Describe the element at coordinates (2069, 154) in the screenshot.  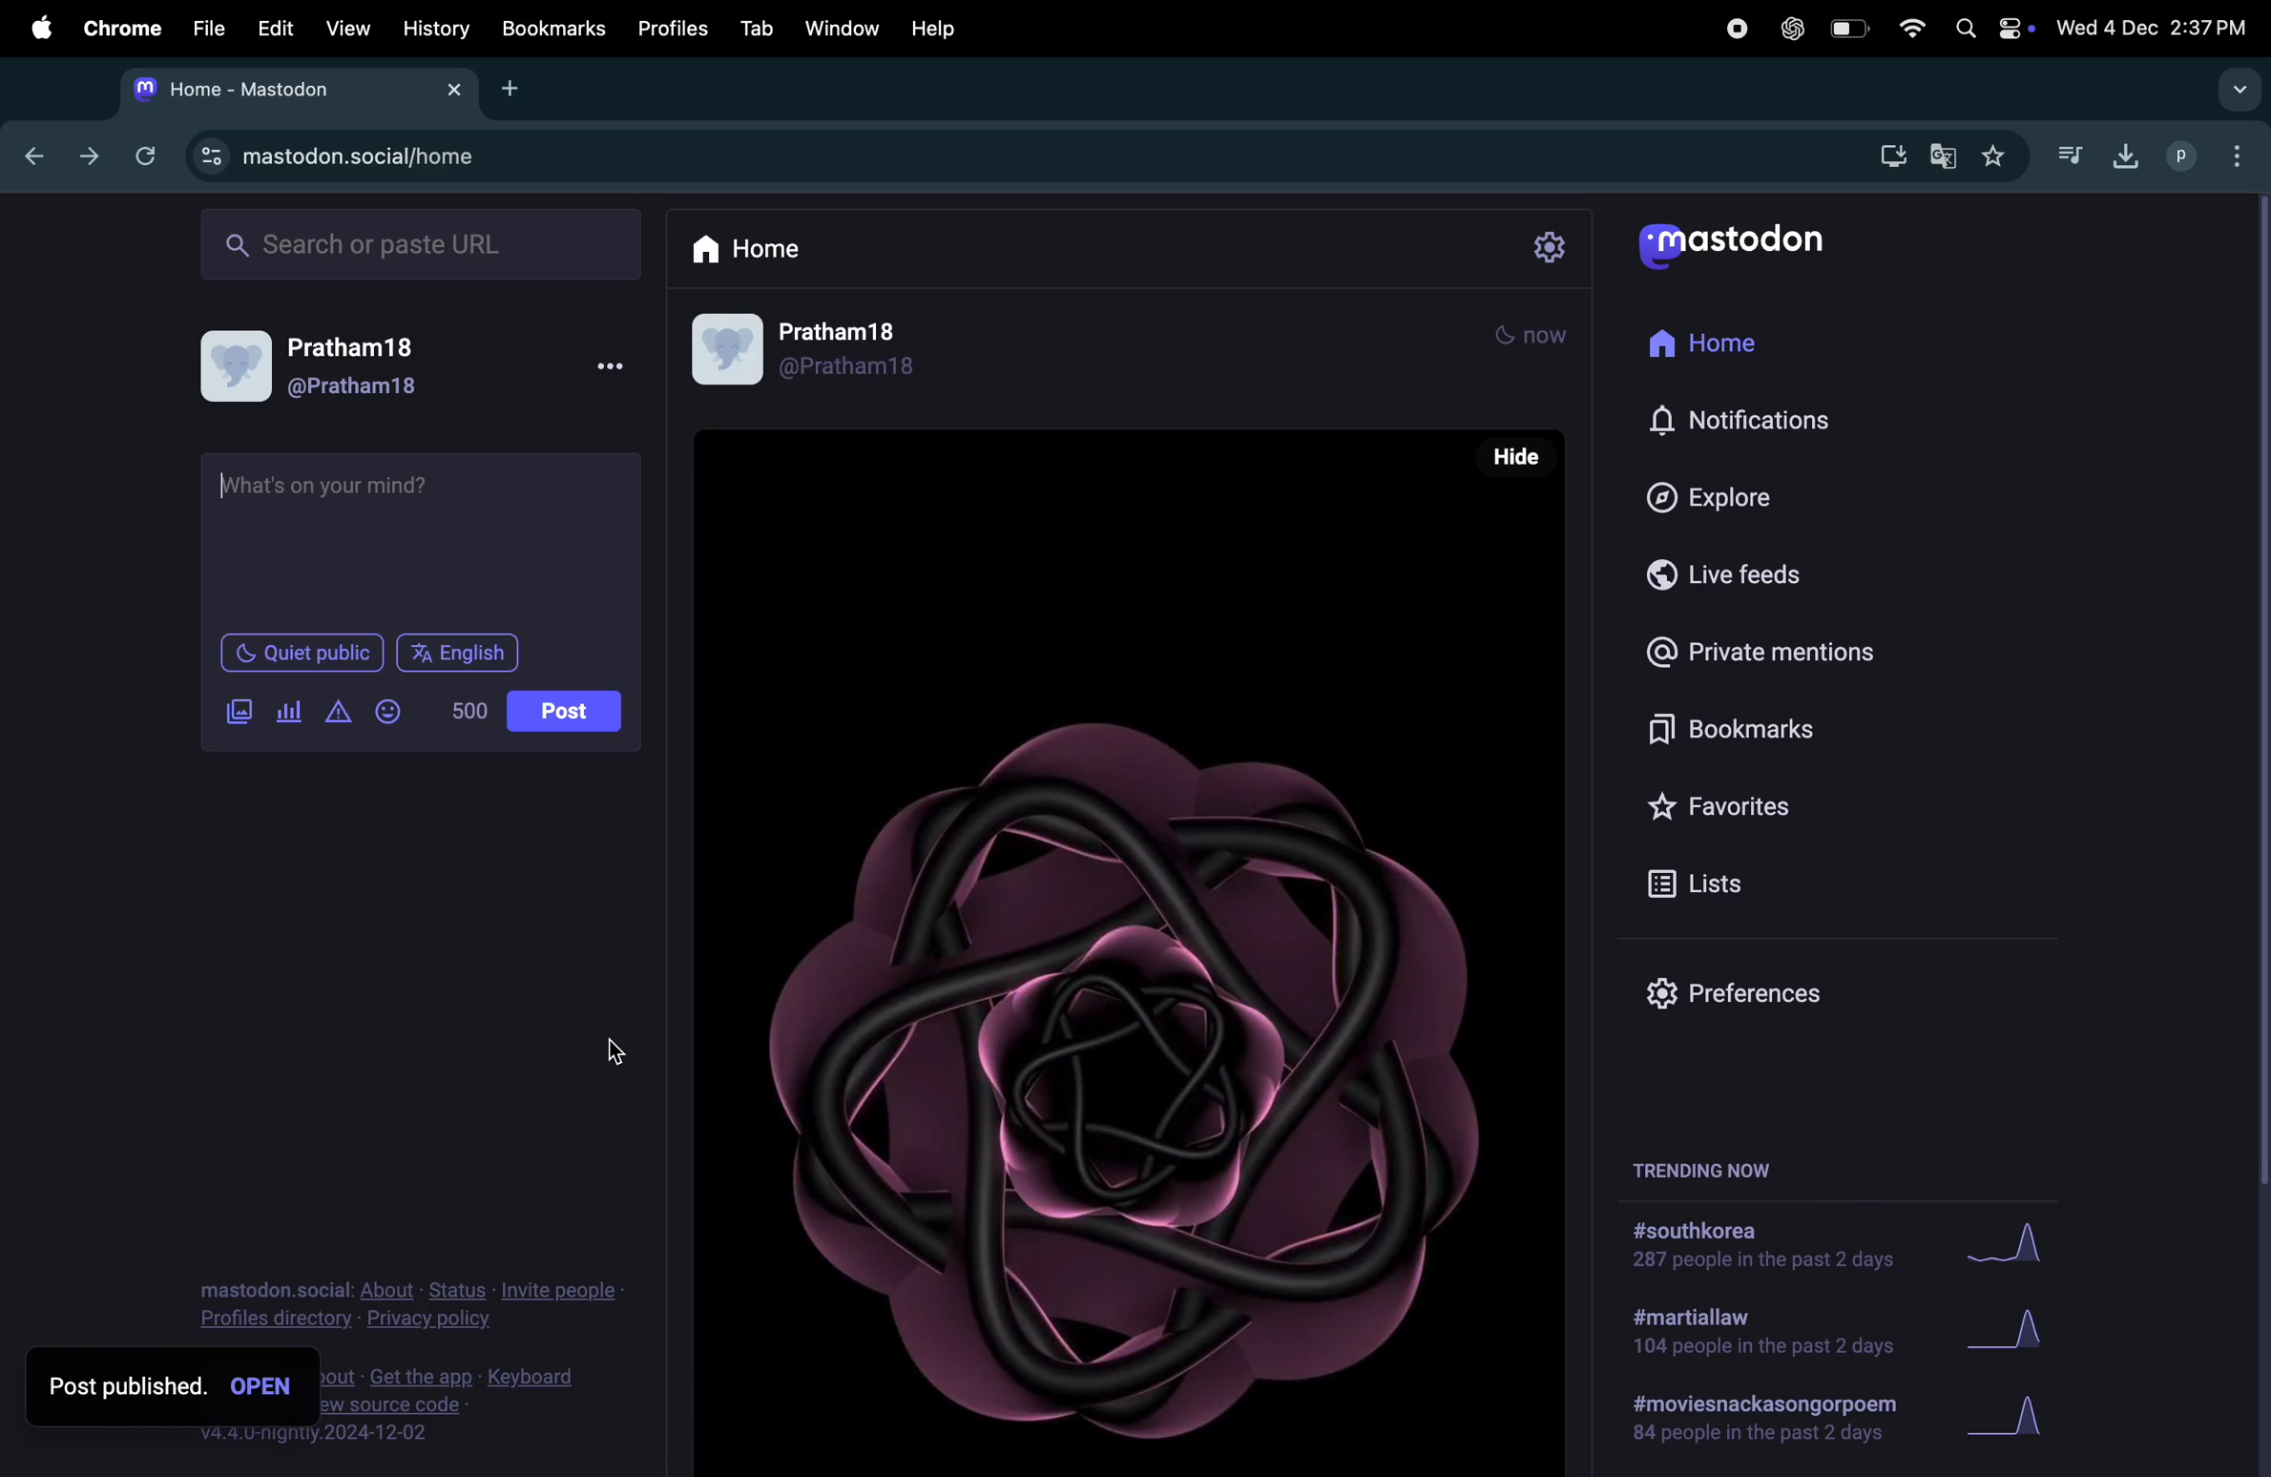
I see `music` at that location.